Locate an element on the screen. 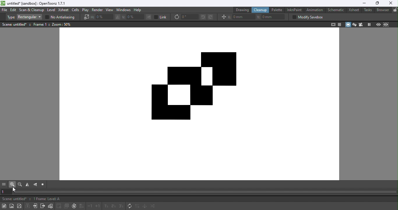 This screenshot has width=398, height=210. Reframe on 2's is located at coordinates (112, 206).